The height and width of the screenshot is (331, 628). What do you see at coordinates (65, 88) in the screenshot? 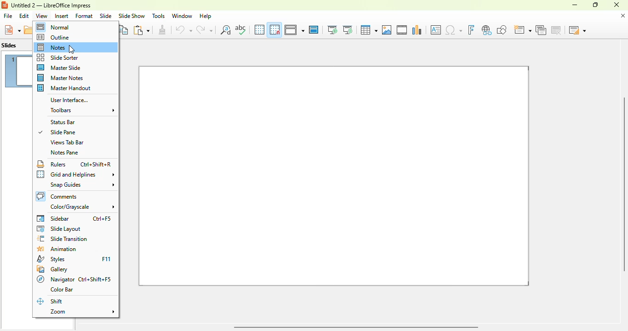
I see `master handout` at bounding box center [65, 88].